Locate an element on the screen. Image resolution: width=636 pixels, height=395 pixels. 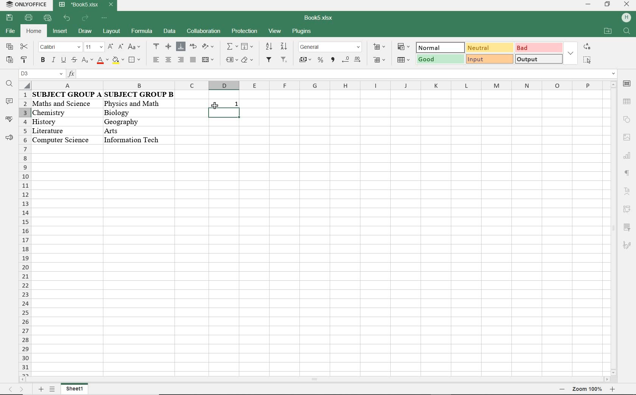
clear is located at coordinates (248, 61).